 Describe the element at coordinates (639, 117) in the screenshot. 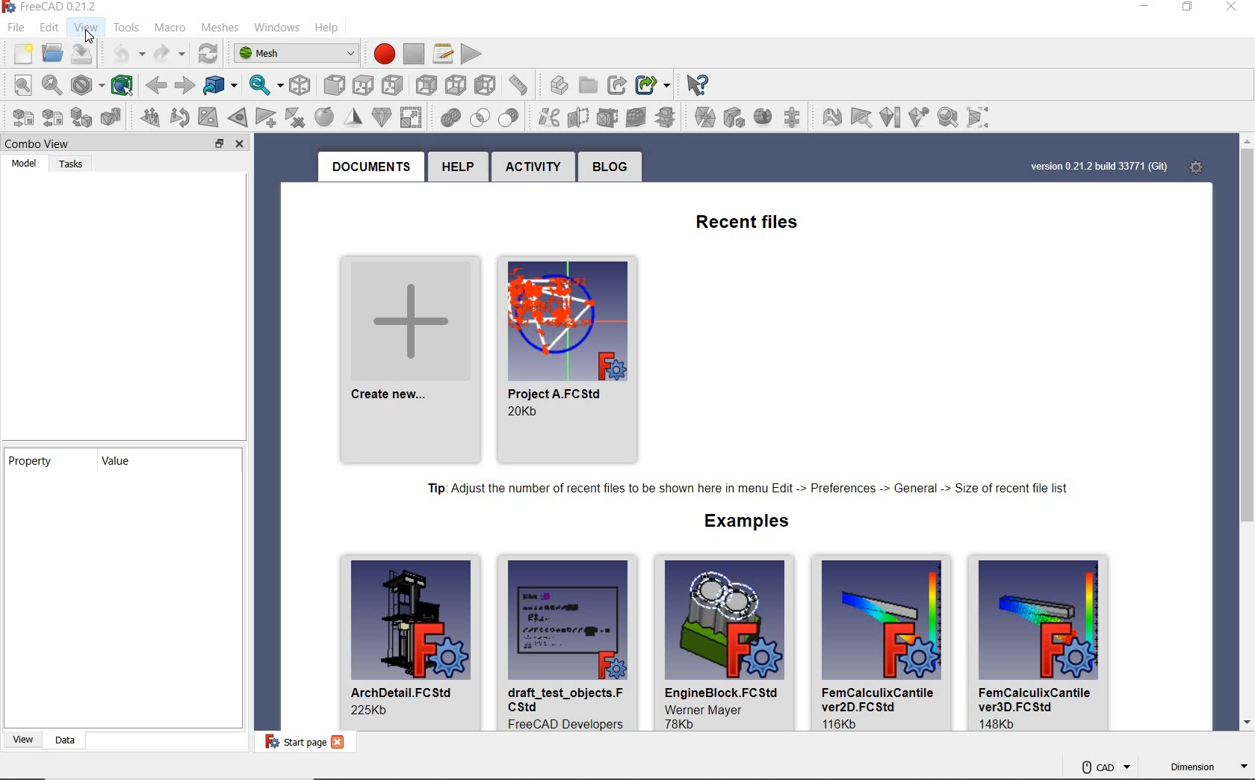

I see `cross-sections` at that location.